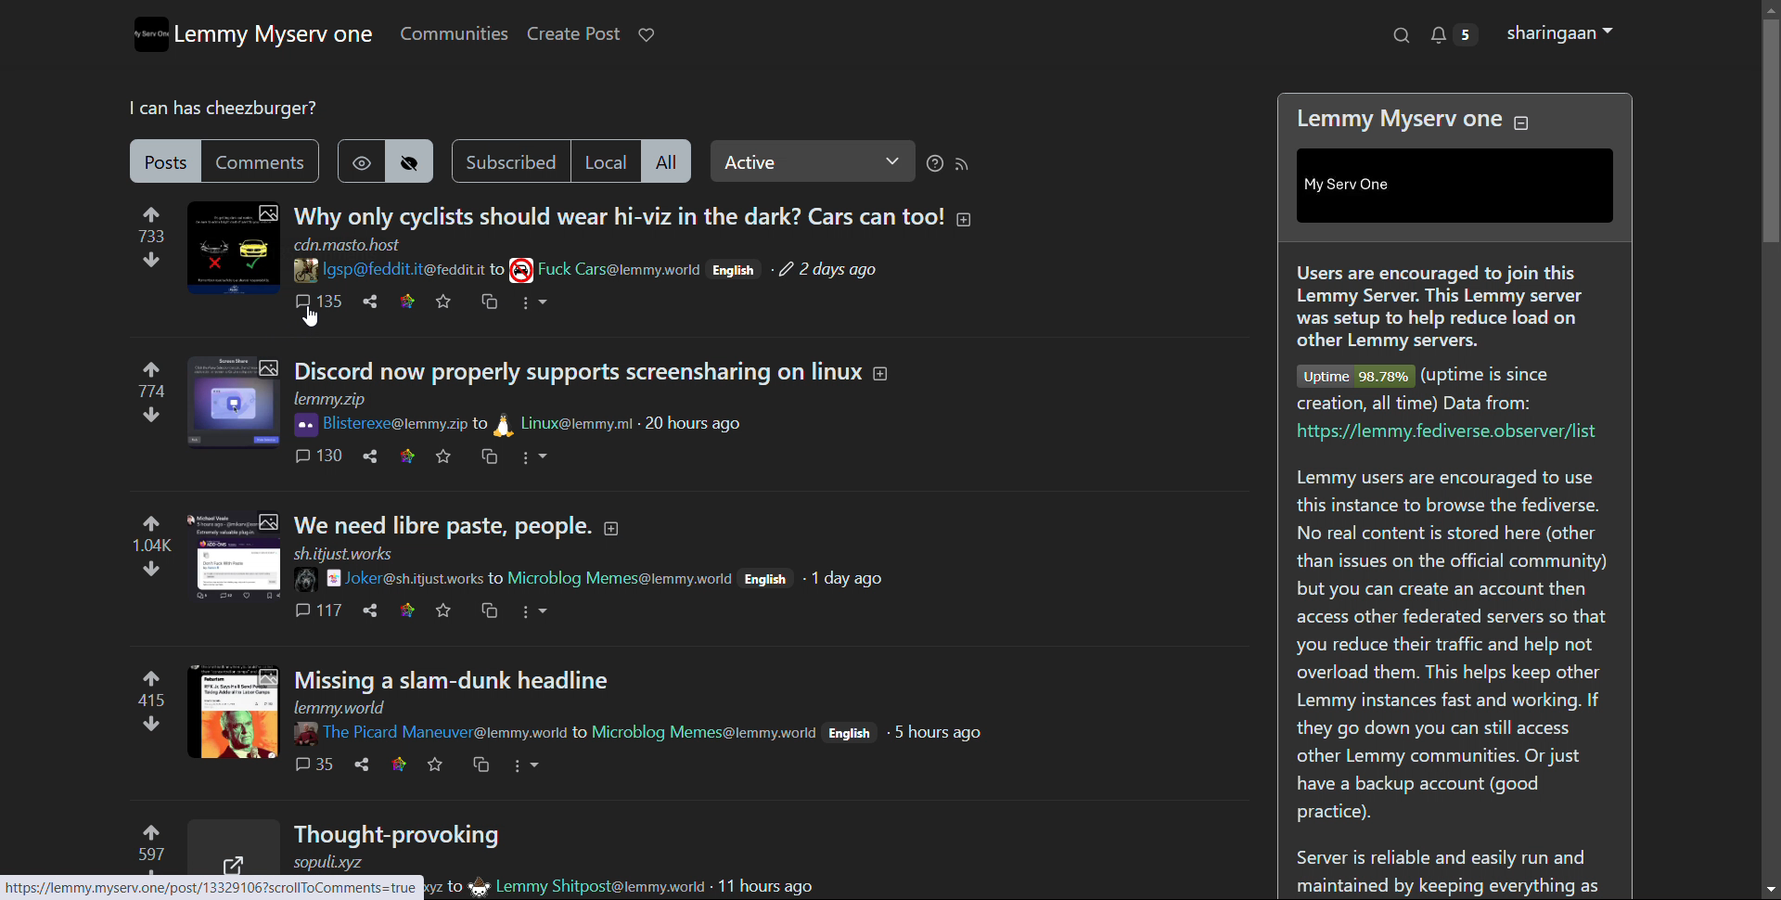 This screenshot has width=1781, height=900. Describe the element at coordinates (532, 456) in the screenshot. I see `options` at that location.